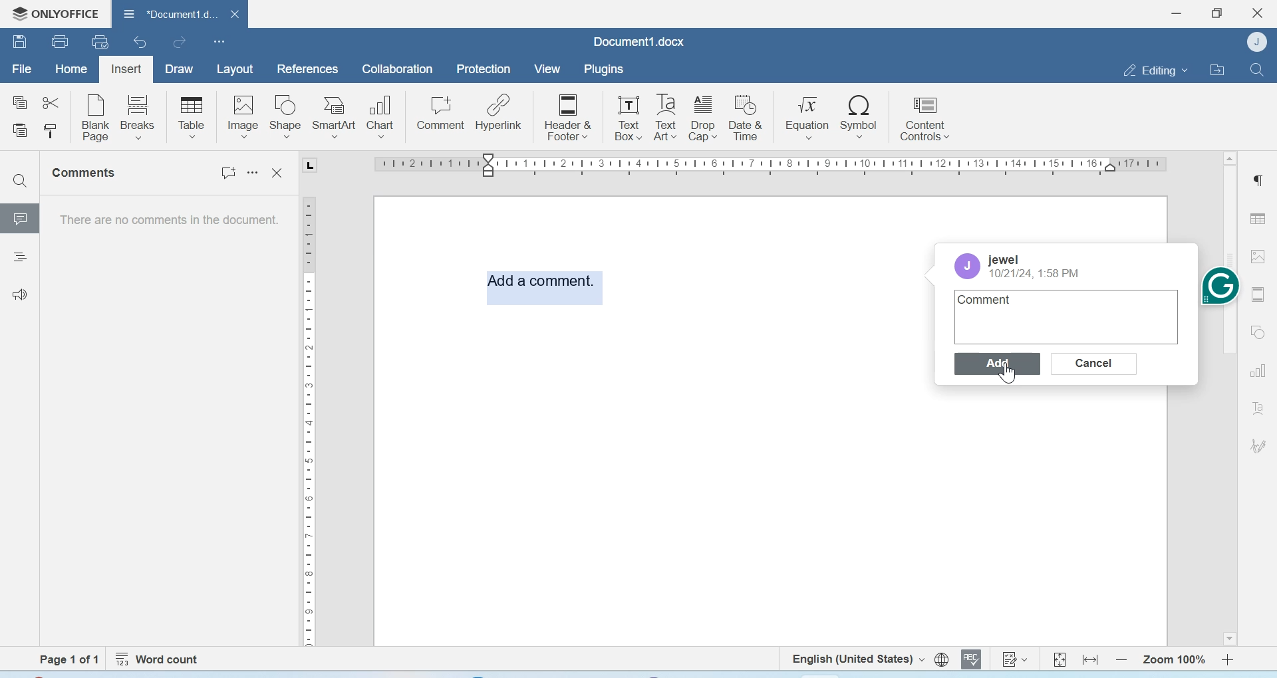 The image size is (1277, 678). Describe the element at coordinates (70, 68) in the screenshot. I see `Home` at that location.